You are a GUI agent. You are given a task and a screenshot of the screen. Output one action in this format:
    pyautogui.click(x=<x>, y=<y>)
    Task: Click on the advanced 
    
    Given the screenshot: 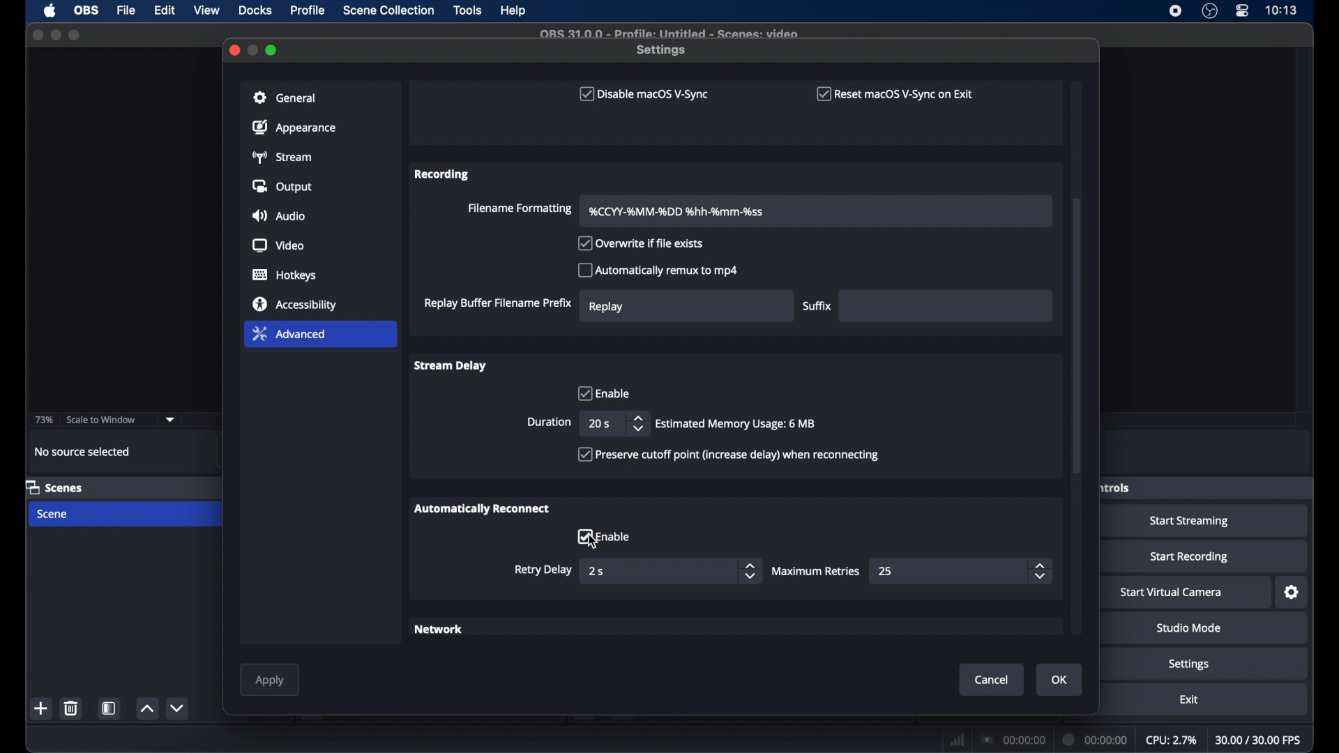 What is the action you would take?
    pyautogui.click(x=289, y=333)
    